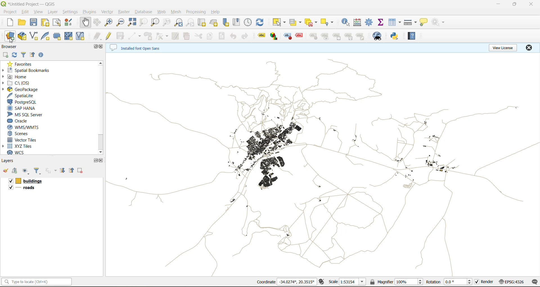 The image size is (540, 287). Describe the element at coordinates (17, 77) in the screenshot. I see `home` at that location.